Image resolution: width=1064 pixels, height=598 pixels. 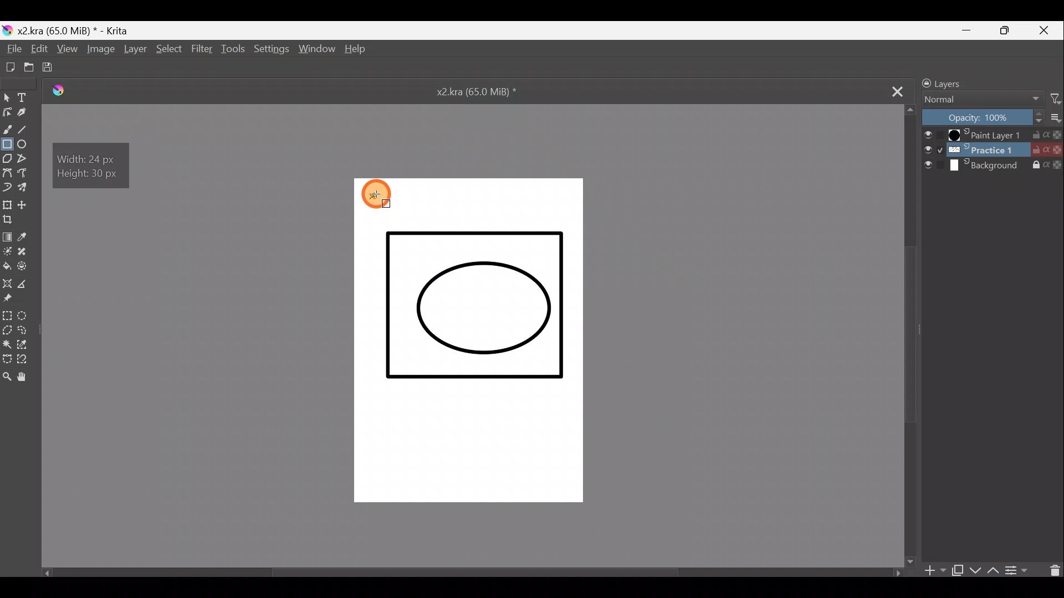 I want to click on Reference images tool, so click(x=13, y=298).